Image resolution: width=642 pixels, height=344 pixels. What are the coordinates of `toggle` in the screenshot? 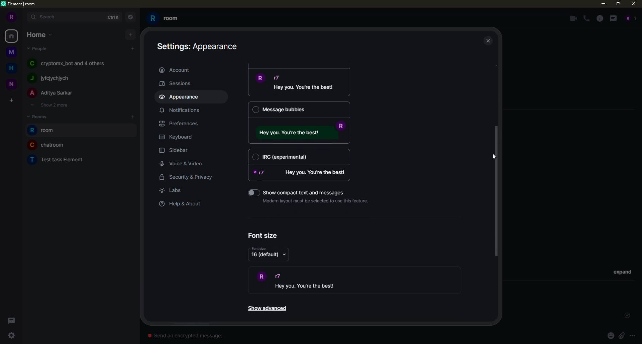 It's located at (249, 191).